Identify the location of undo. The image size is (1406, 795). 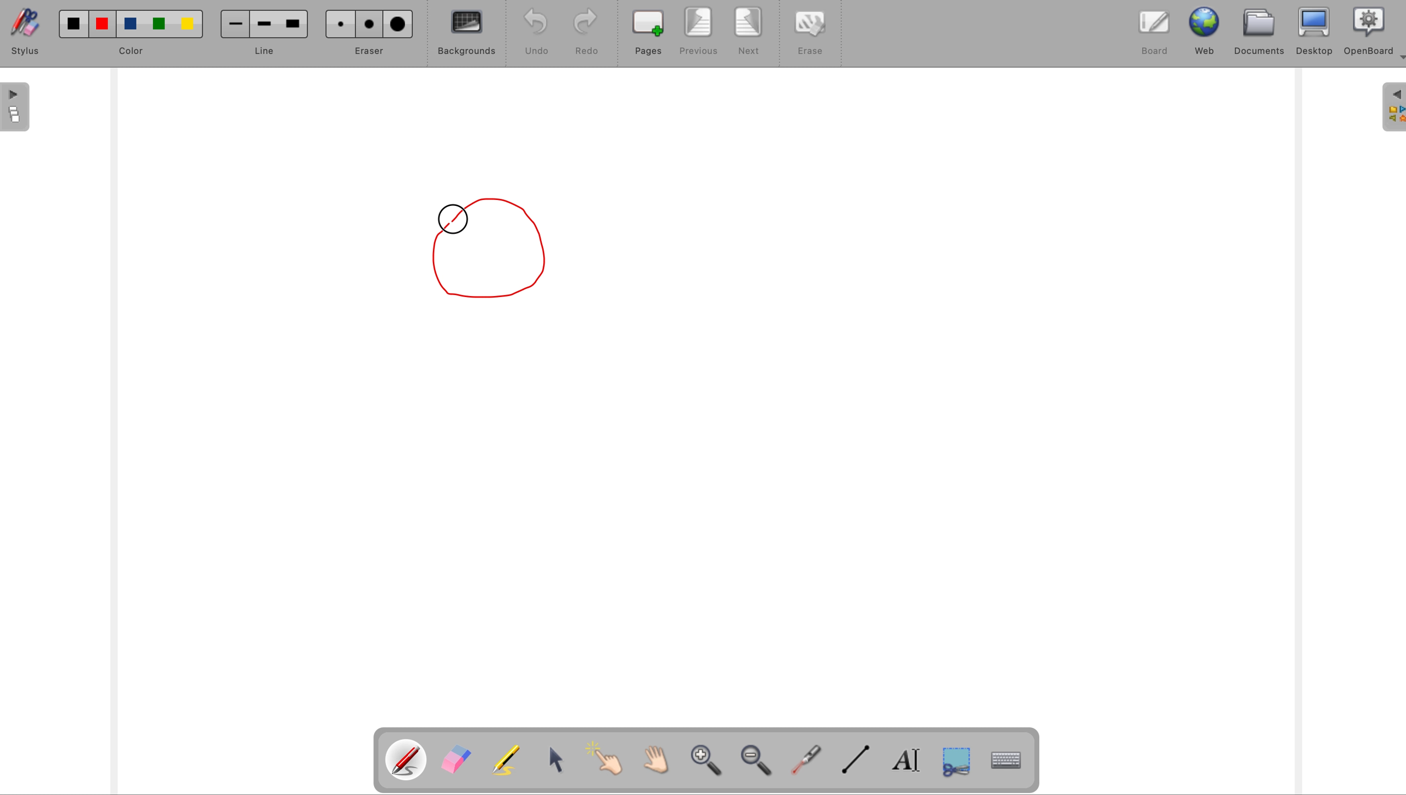
(537, 32).